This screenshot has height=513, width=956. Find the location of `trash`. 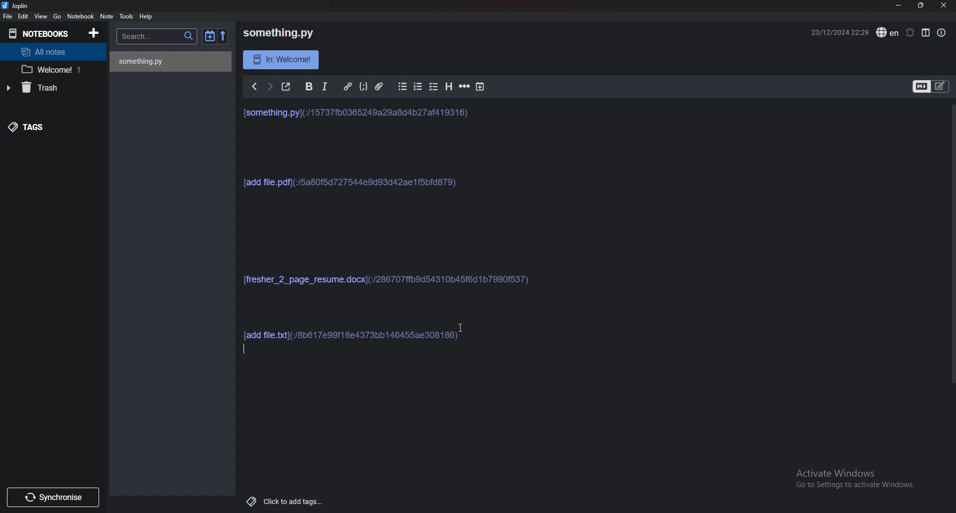

trash is located at coordinates (39, 89).